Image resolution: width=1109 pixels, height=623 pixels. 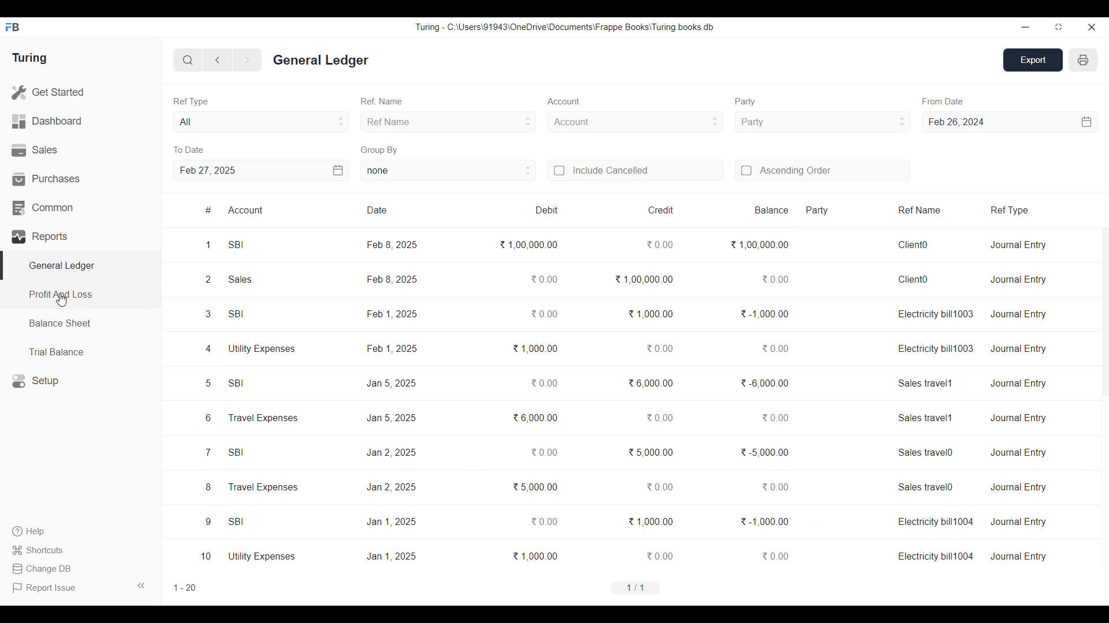 I want to click on 3 SBI, so click(x=226, y=314).